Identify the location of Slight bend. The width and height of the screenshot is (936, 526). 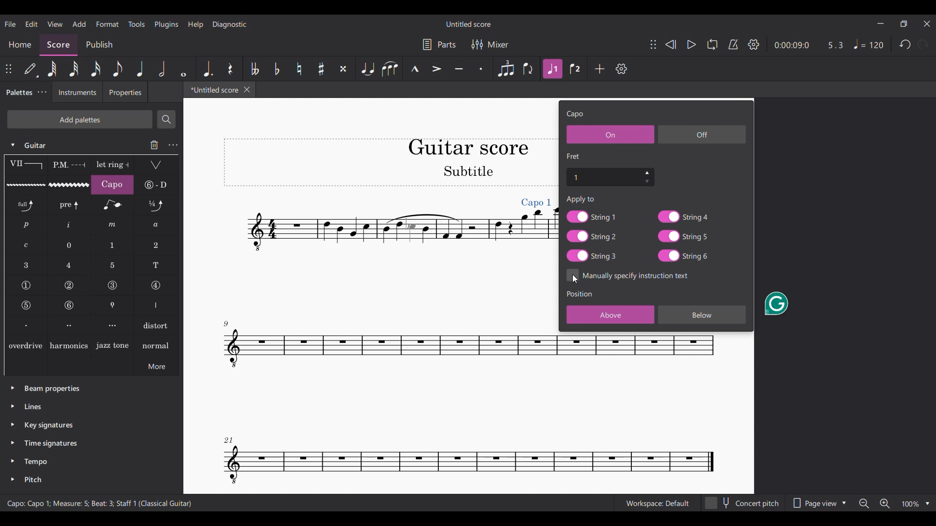
(156, 205).